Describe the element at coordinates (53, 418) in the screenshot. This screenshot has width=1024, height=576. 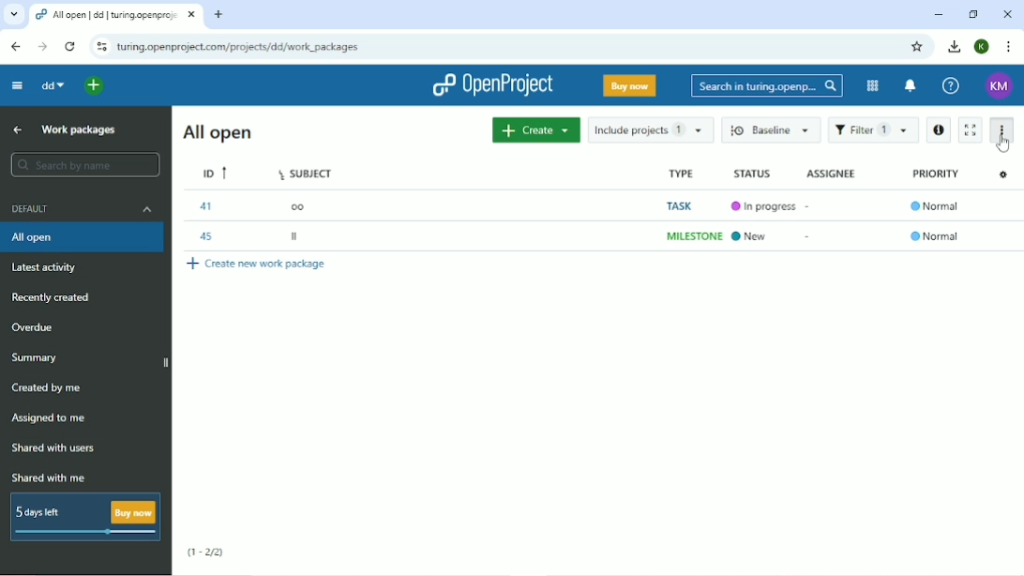
I see `Assigned to me` at that location.